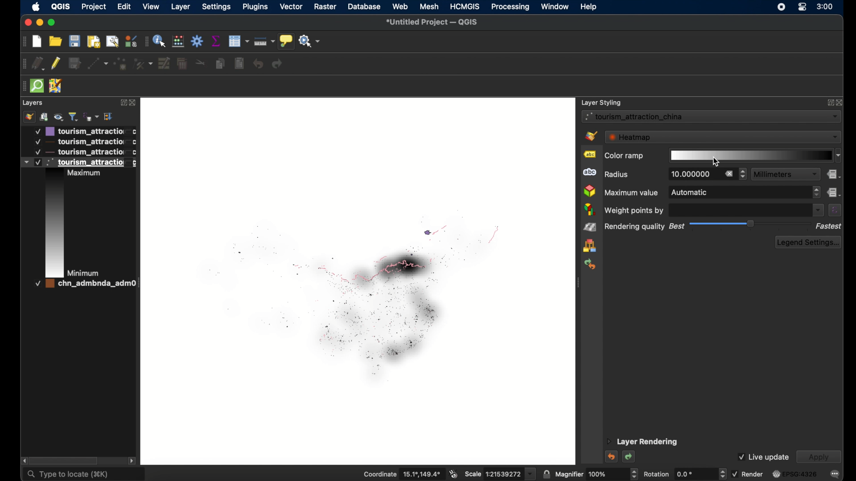 Image resolution: width=856 pixels, height=481 pixels. What do you see at coordinates (36, 7) in the screenshot?
I see `apple icon` at bounding box center [36, 7].